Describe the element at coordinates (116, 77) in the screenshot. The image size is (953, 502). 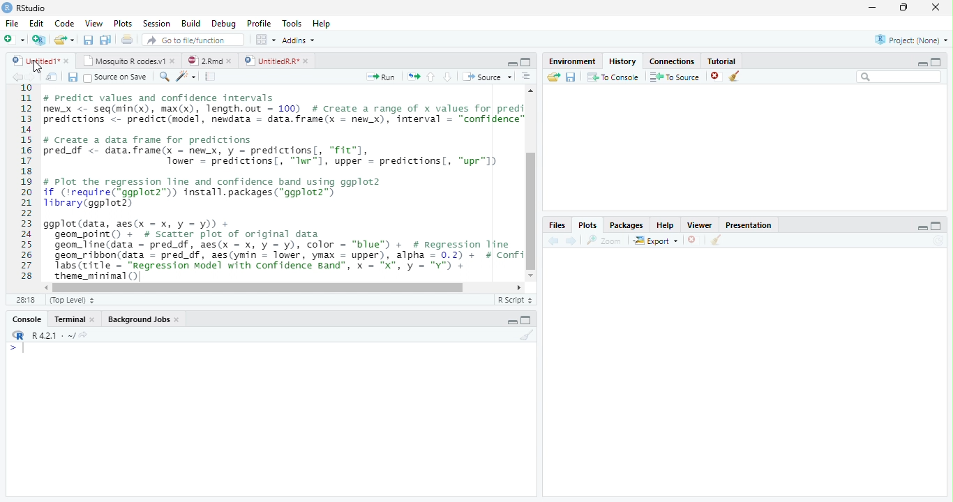
I see `Source on save` at that location.